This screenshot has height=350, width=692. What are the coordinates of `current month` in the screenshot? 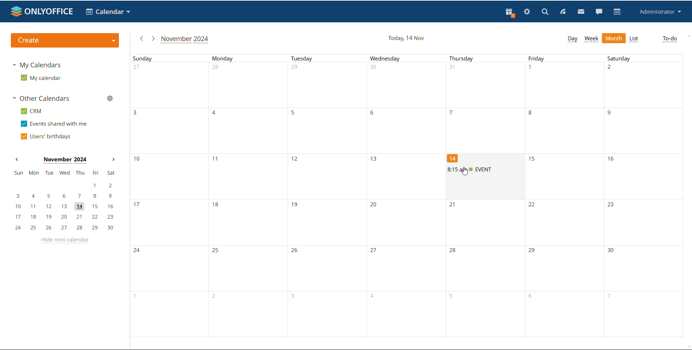 It's located at (186, 39).